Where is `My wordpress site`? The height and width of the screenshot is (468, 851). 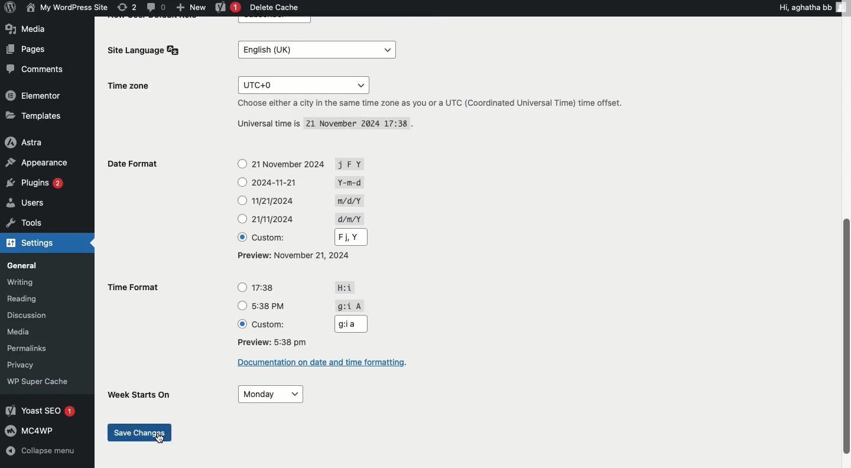
My wordpress site is located at coordinates (66, 7).